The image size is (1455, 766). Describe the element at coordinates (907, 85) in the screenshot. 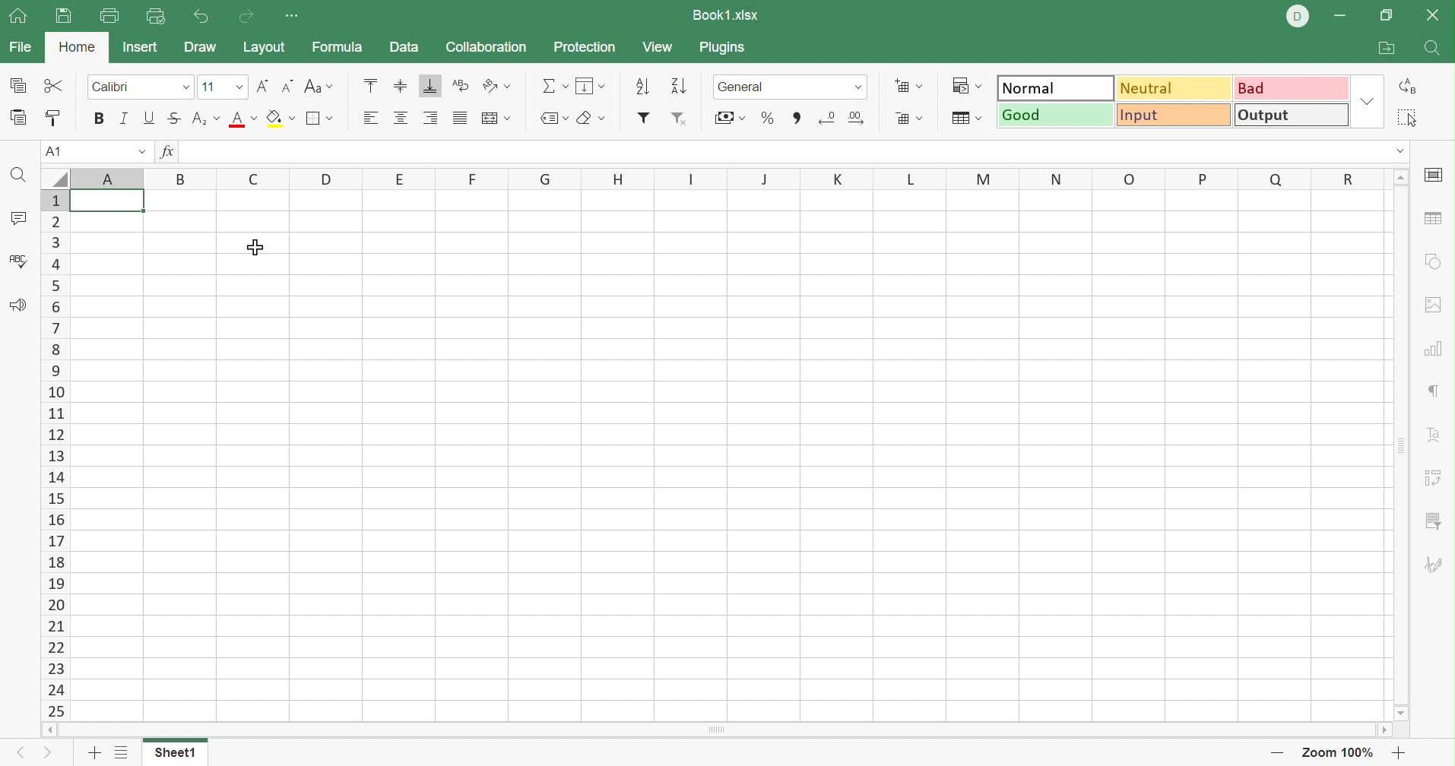

I see `Add cell` at that location.